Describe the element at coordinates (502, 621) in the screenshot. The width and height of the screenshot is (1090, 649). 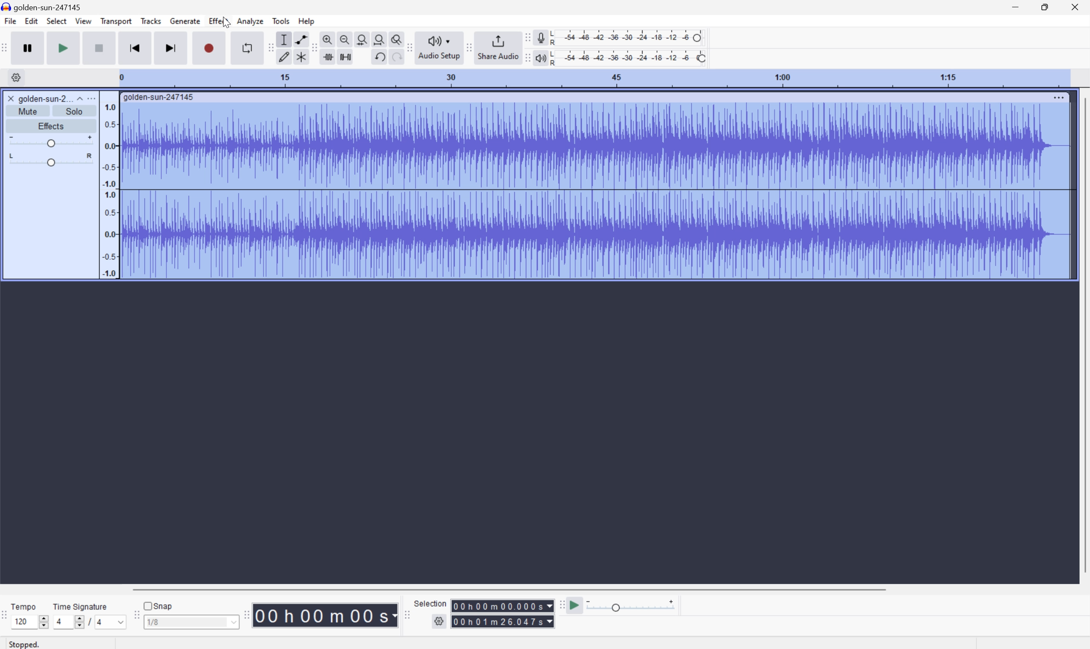
I see `Selection` at that location.